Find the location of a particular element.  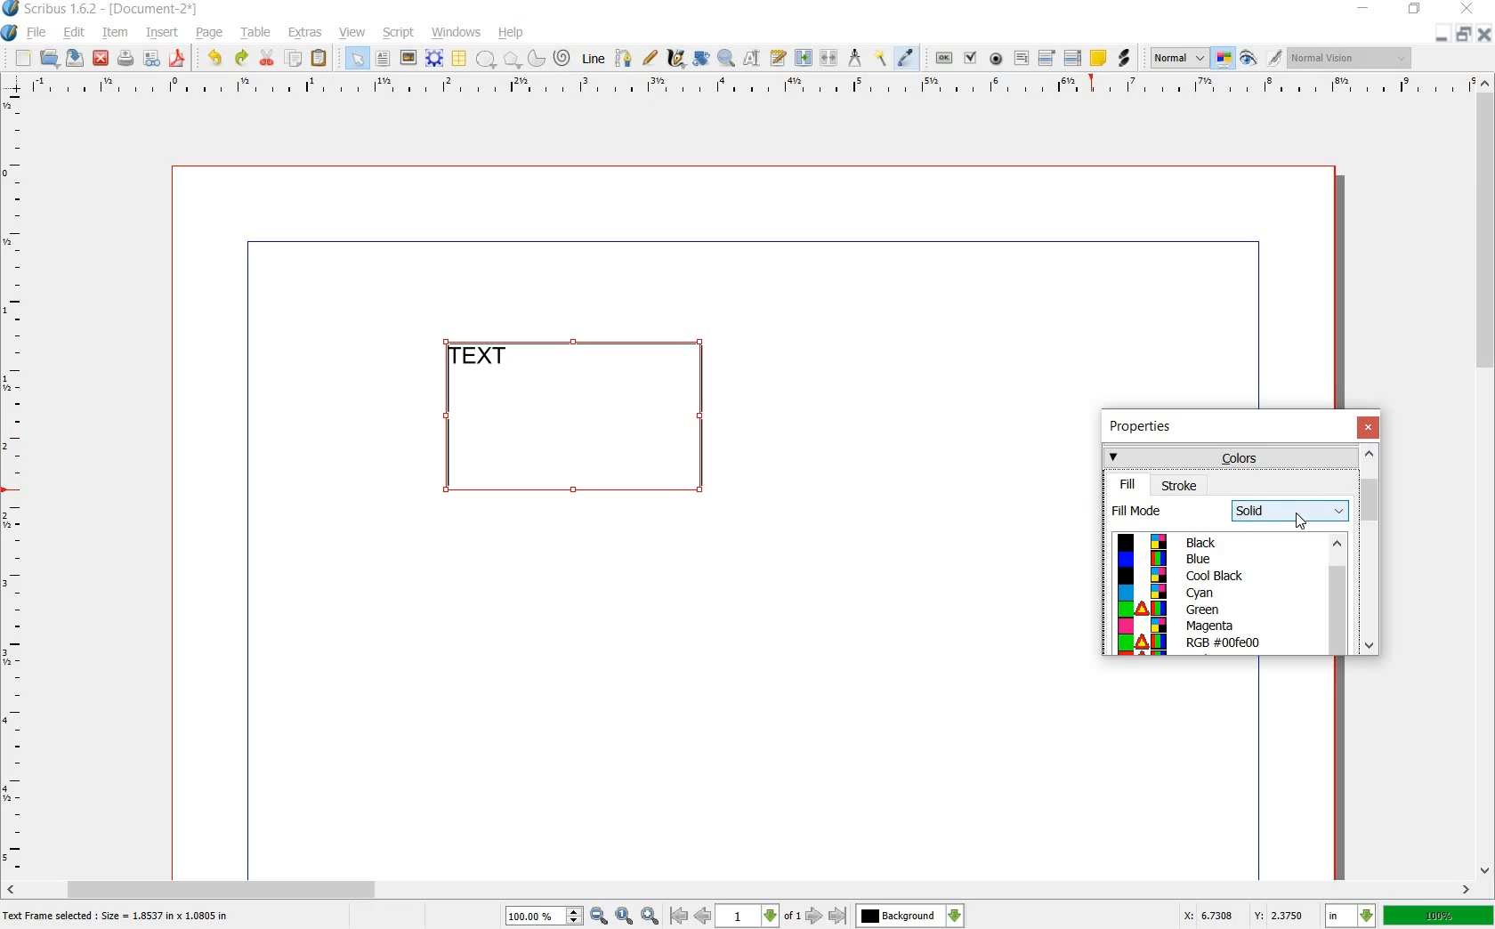

minimize is located at coordinates (1364, 9).